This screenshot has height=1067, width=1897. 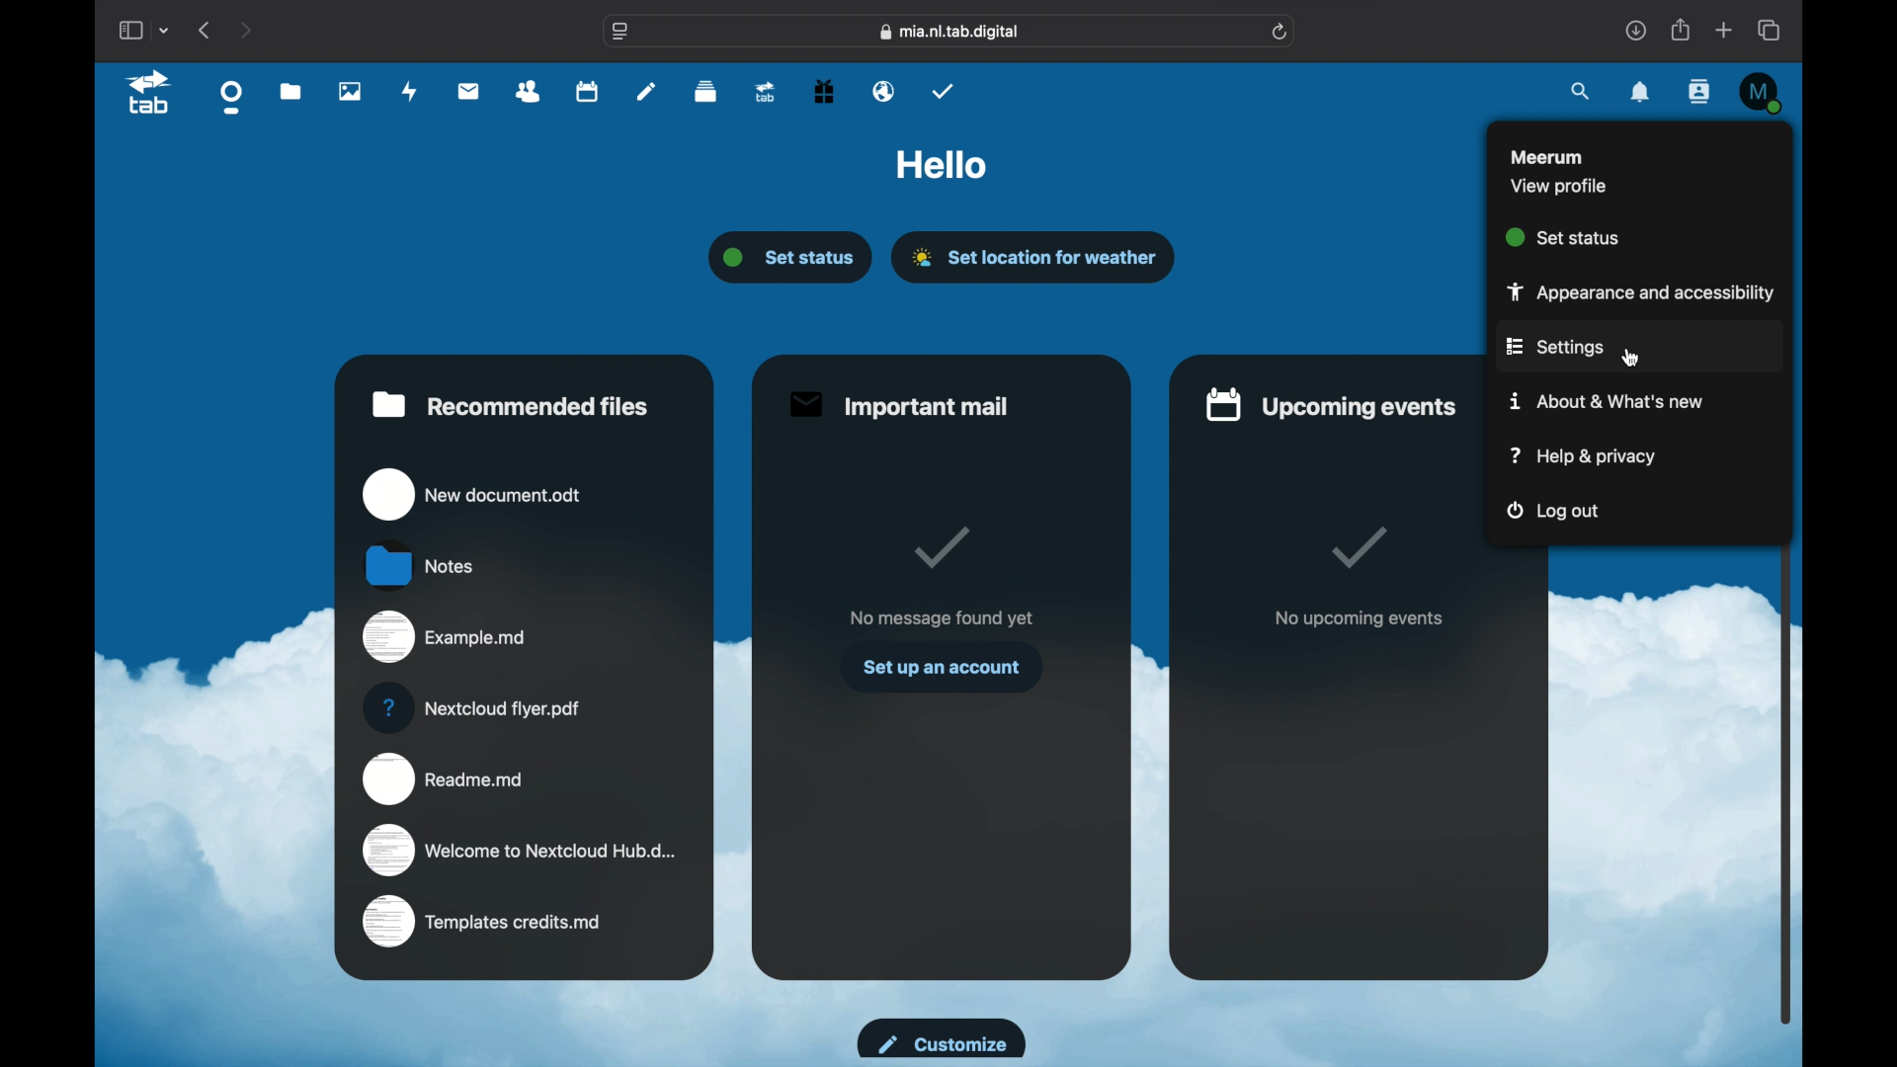 What do you see at coordinates (621, 32) in the screenshot?
I see `website settings` at bounding box center [621, 32].